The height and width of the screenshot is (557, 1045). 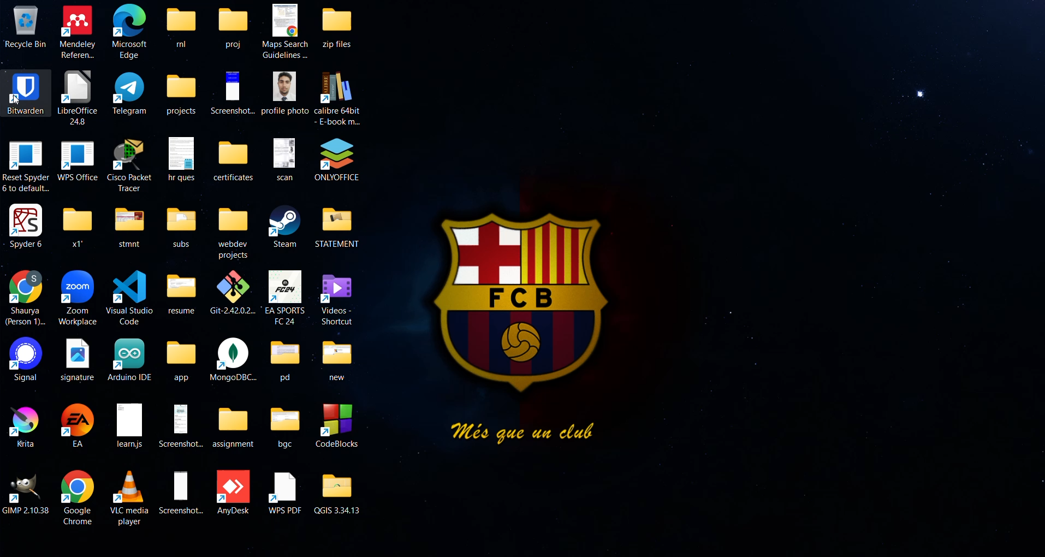 I want to click on Recycle Bin, so click(x=25, y=26).